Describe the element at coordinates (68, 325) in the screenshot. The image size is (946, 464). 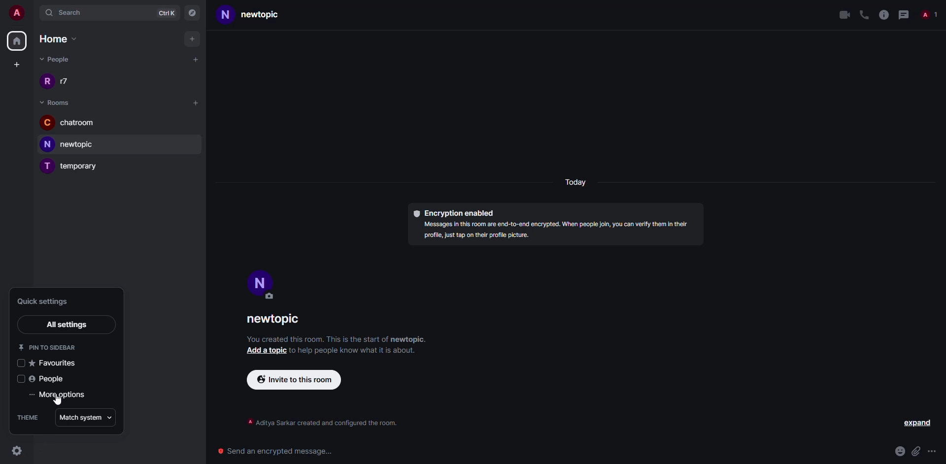
I see `all settings` at that location.